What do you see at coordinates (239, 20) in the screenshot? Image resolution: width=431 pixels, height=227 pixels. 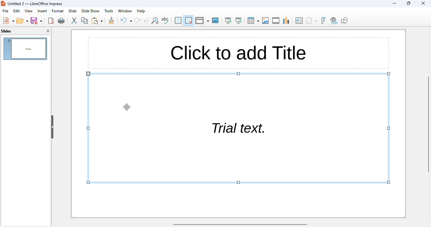 I see `start from current slide` at bounding box center [239, 20].